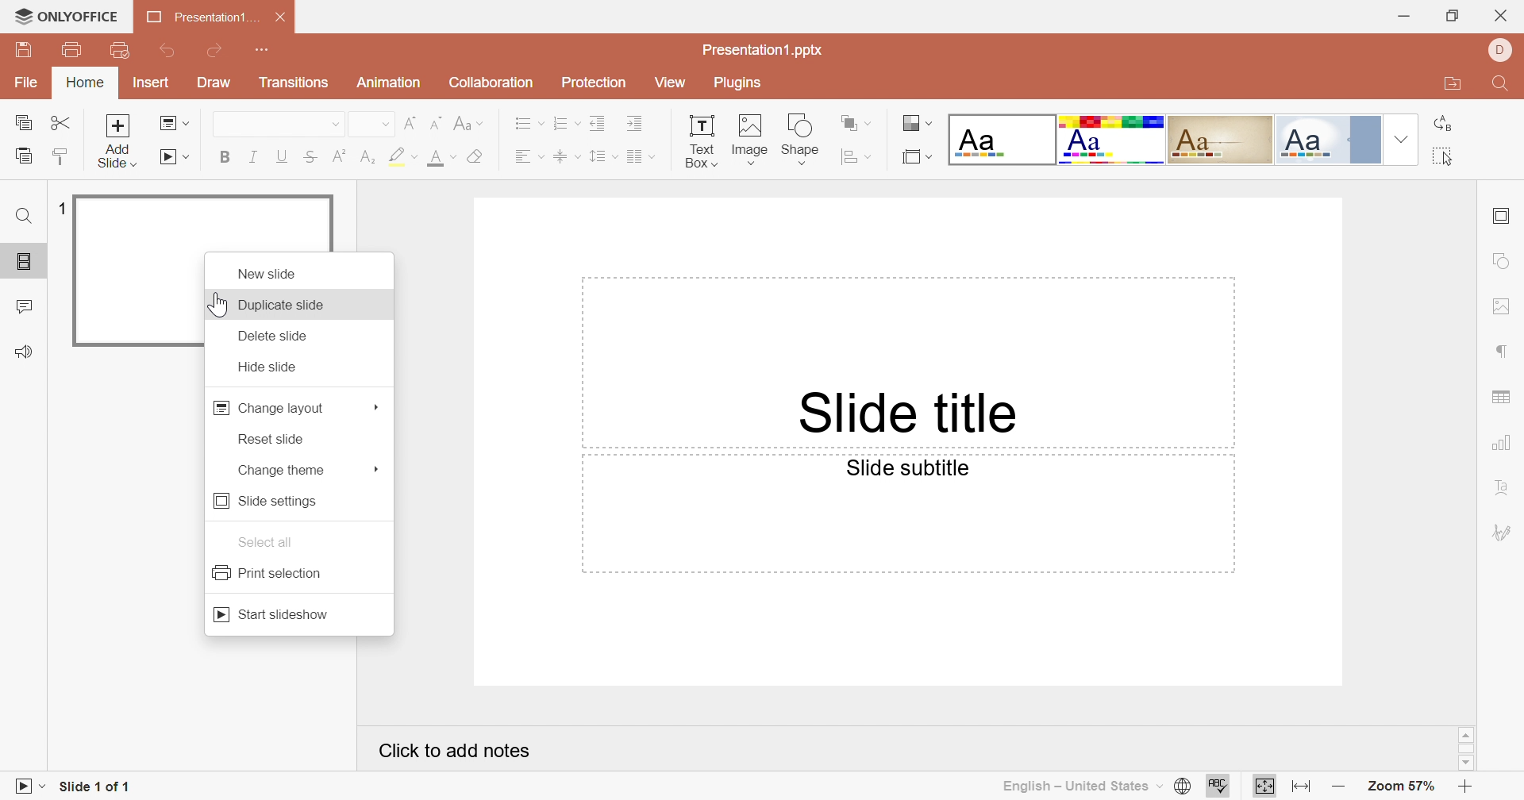 Image resolution: width=1524 pixels, height=800 pixels. What do you see at coordinates (264, 502) in the screenshot?
I see `Slide settings` at bounding box center [264, 502].